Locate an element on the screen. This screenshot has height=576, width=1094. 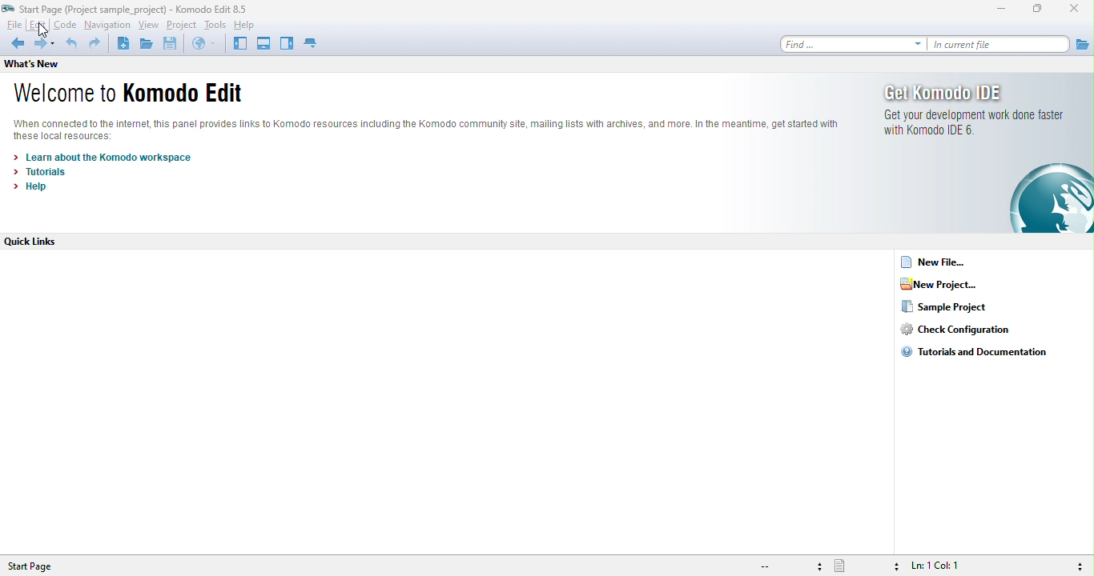
logo is located at coordinates (1050, 202).